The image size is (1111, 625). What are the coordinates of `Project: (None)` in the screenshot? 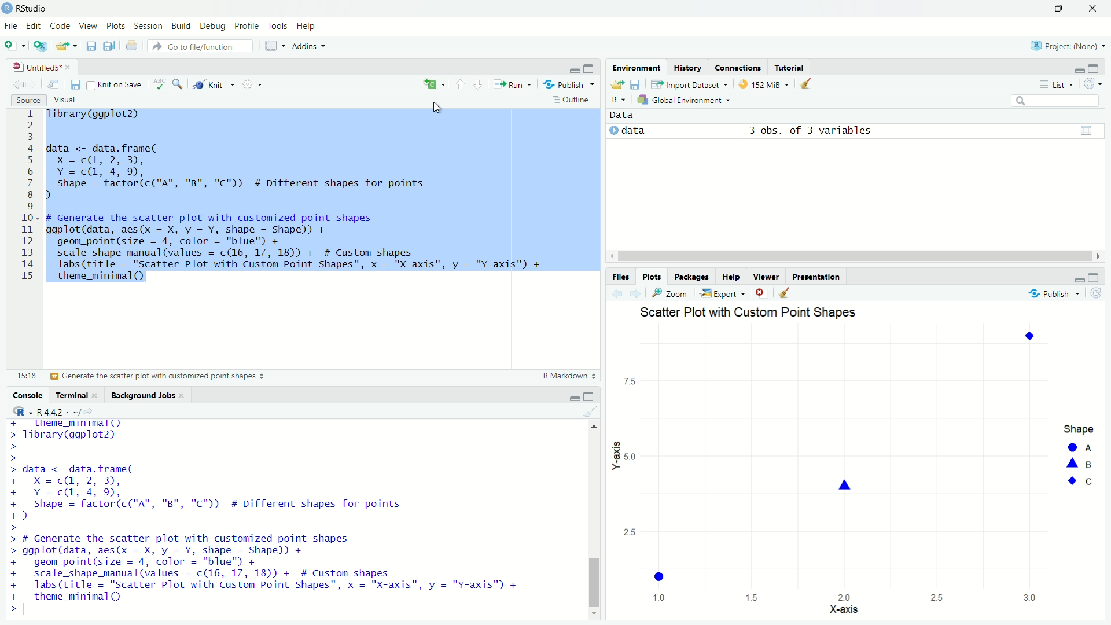 It's located at (1067, 46).